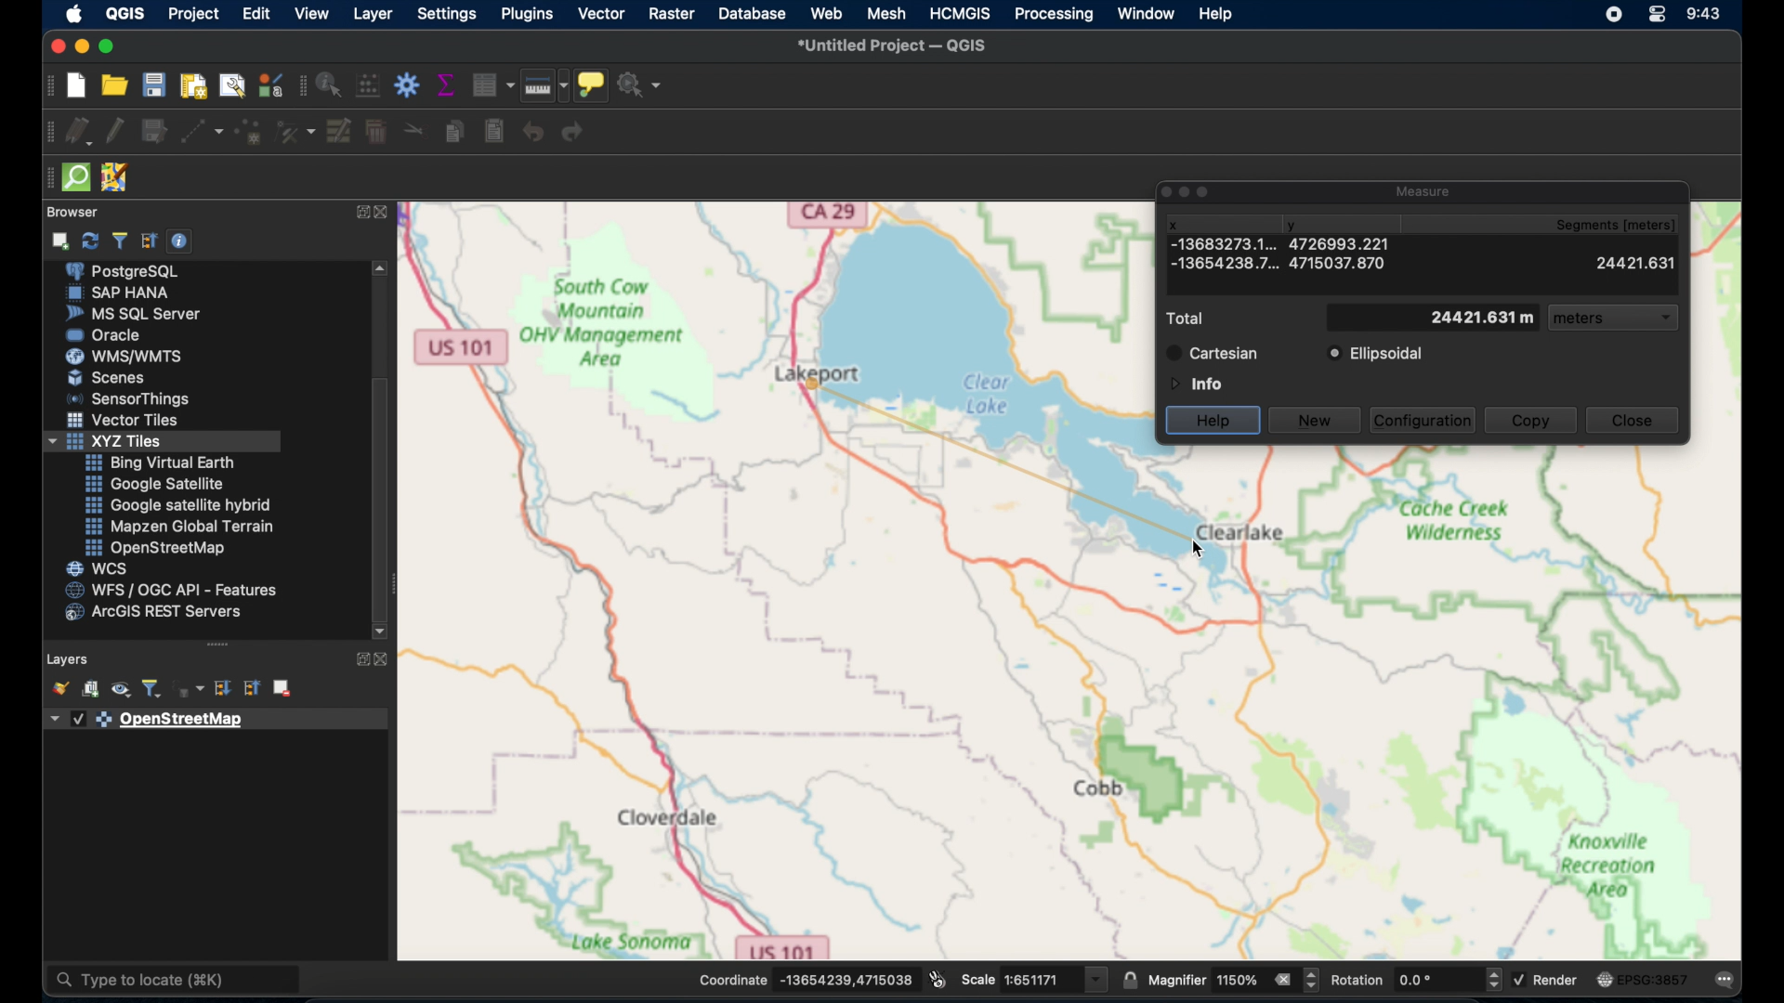  Describe the element at coordinates (296, 133) in the screenshot. I see `style manager` at that location.